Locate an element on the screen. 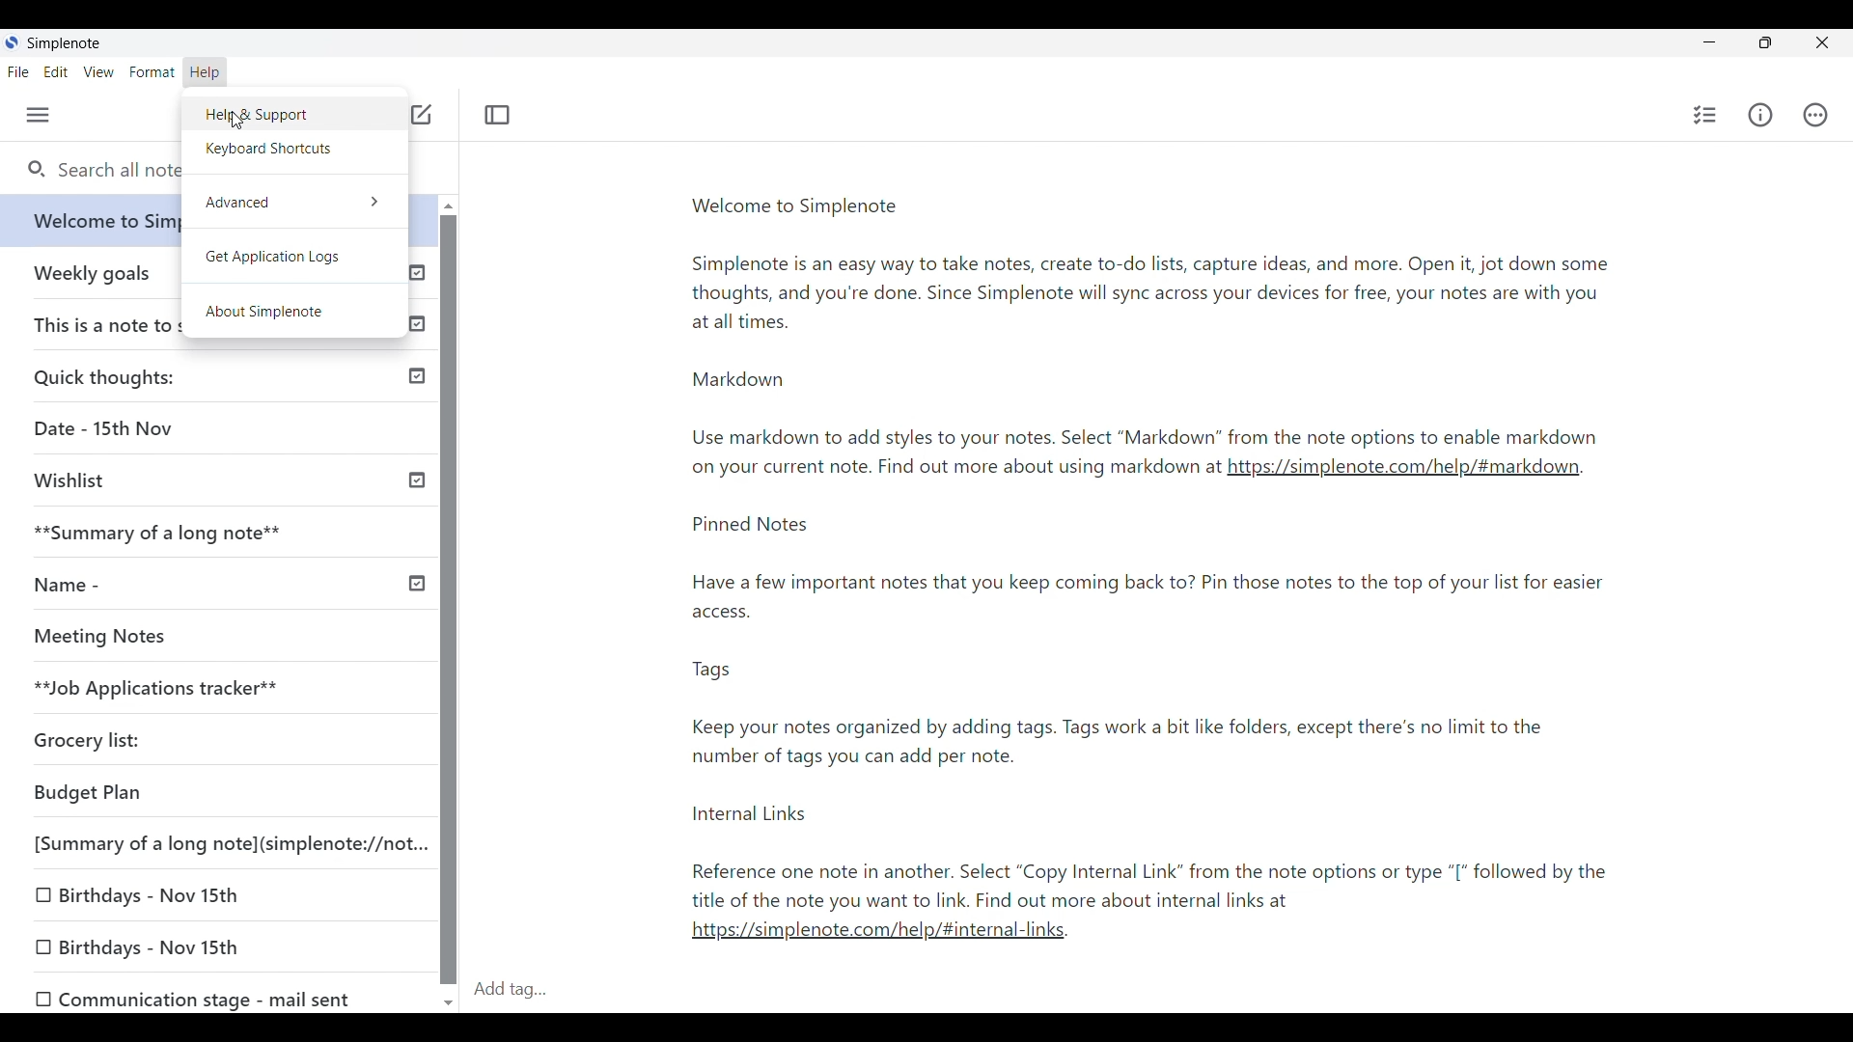 This screenshot has width=1853, height=1042. https://simplenote.com/help/#markdown is located at coordinates (1408, 469).